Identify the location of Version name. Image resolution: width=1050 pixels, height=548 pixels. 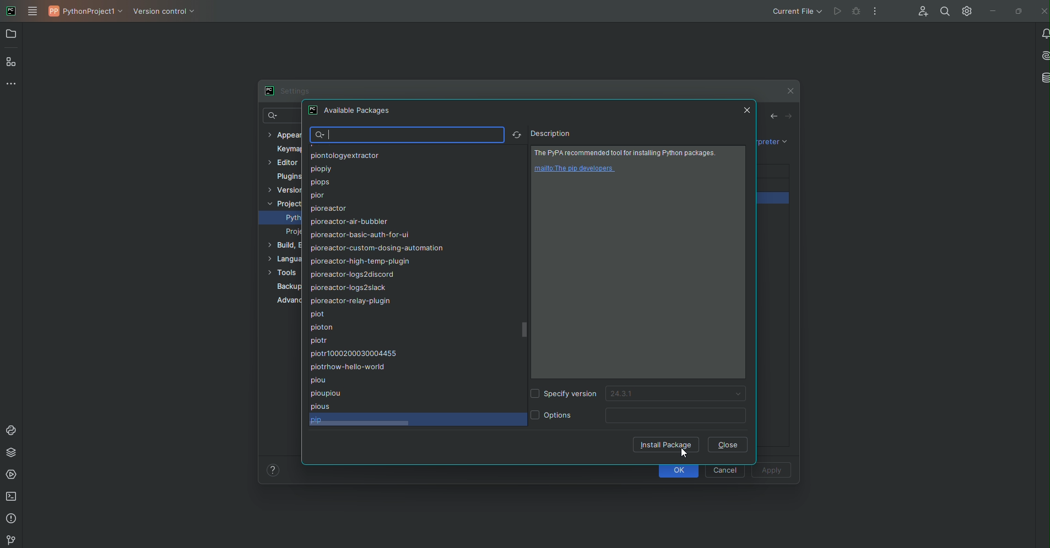
(675, 393).